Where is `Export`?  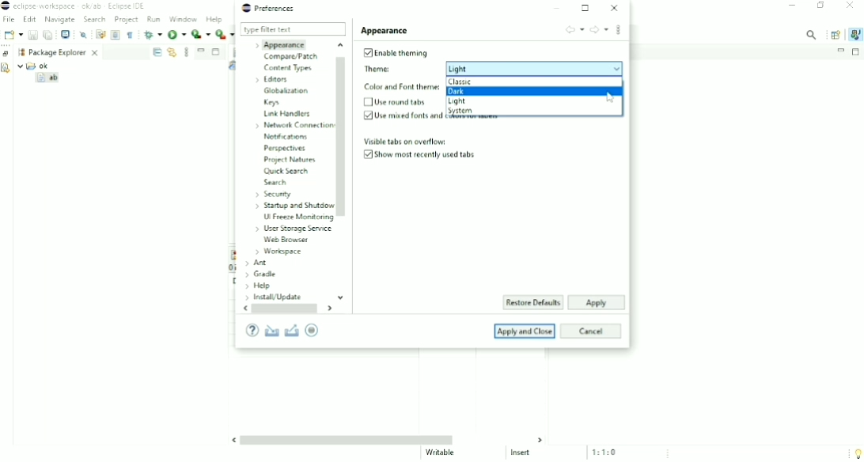
Export is located at coordinates (293, 330).